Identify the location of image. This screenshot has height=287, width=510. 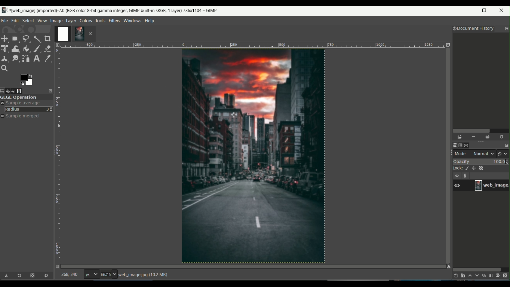
(253, 157).